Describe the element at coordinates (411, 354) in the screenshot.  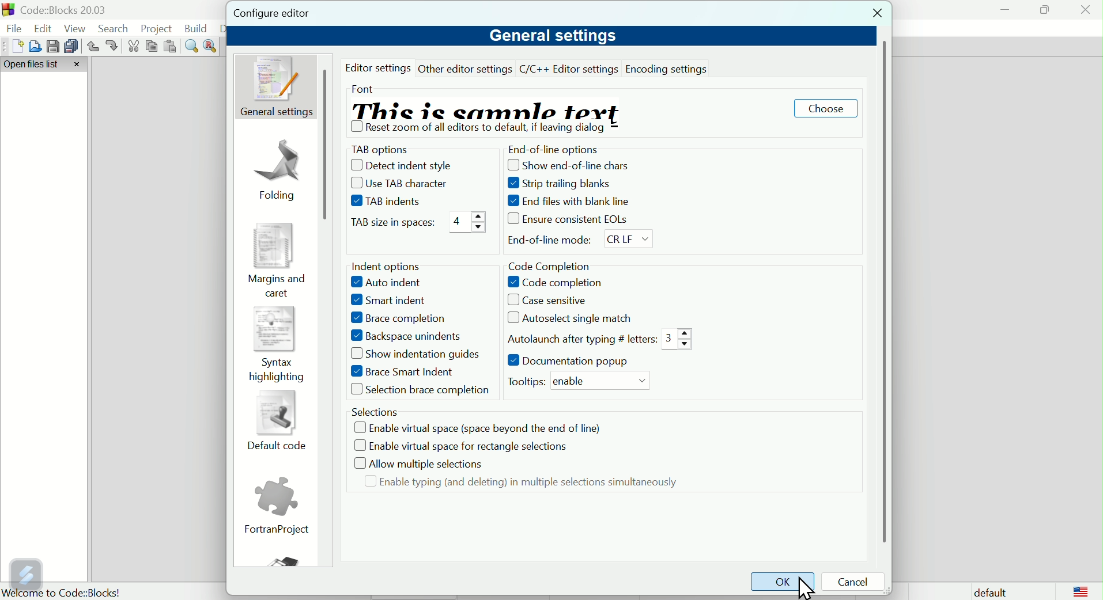
I see `show information guides` at that location.